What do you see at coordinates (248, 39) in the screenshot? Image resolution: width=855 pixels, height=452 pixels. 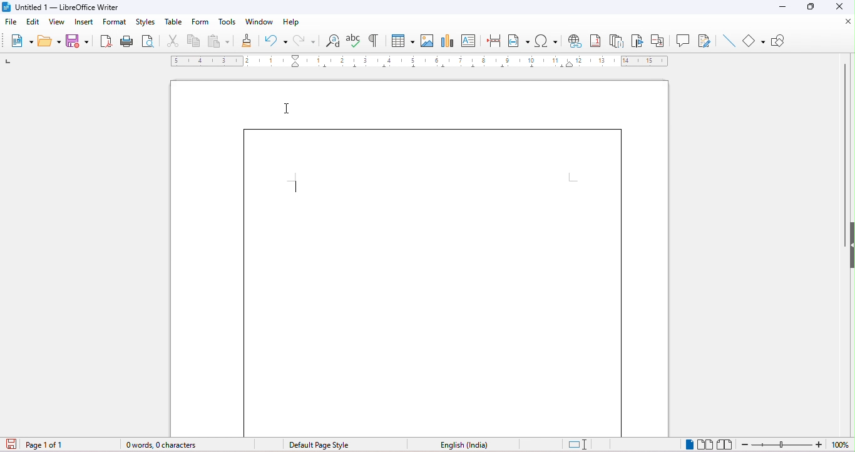 I see `clone formatting` at bounding box center [248, 39].